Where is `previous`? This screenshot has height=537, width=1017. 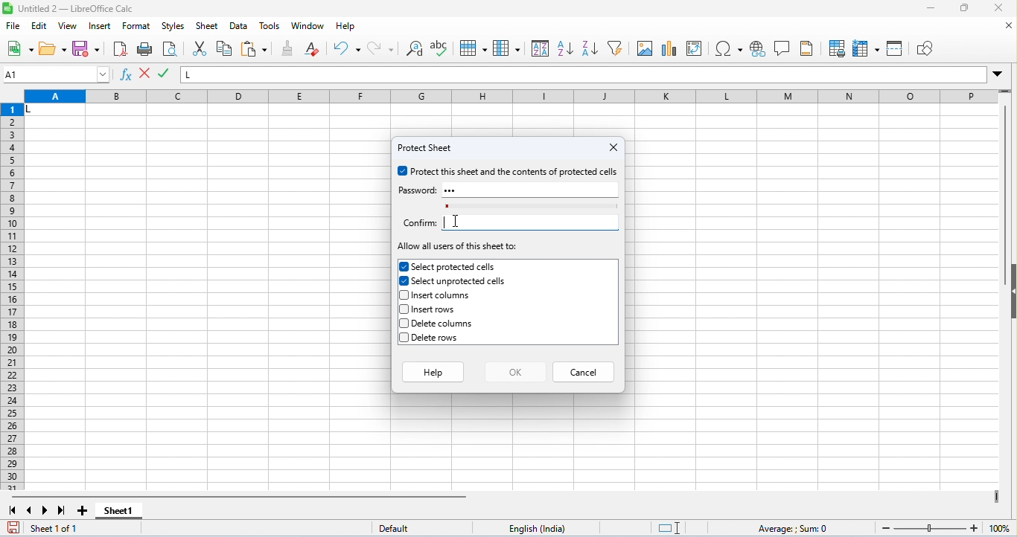
previous is located at coordinates (29, 510).